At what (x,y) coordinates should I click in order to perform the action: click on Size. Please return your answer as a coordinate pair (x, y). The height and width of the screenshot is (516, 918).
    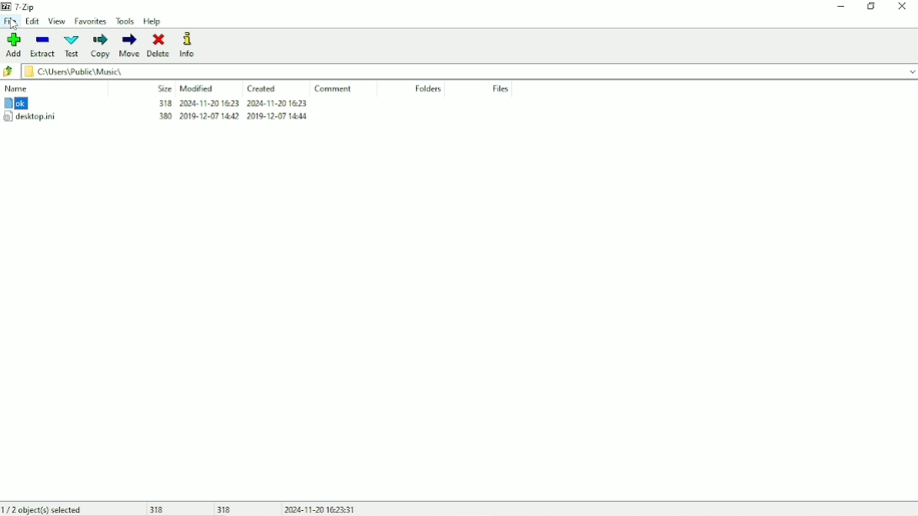
    Looking at the image, I should click on (165, 89).